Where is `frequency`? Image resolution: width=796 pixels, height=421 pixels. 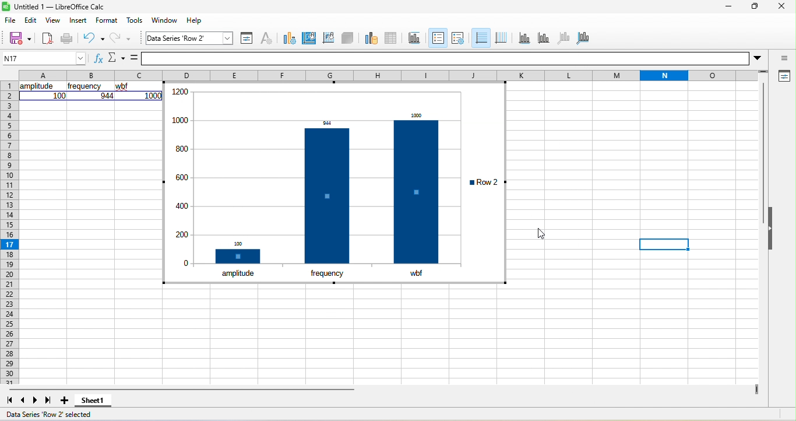 frequency is located at coordinates (326, 272).